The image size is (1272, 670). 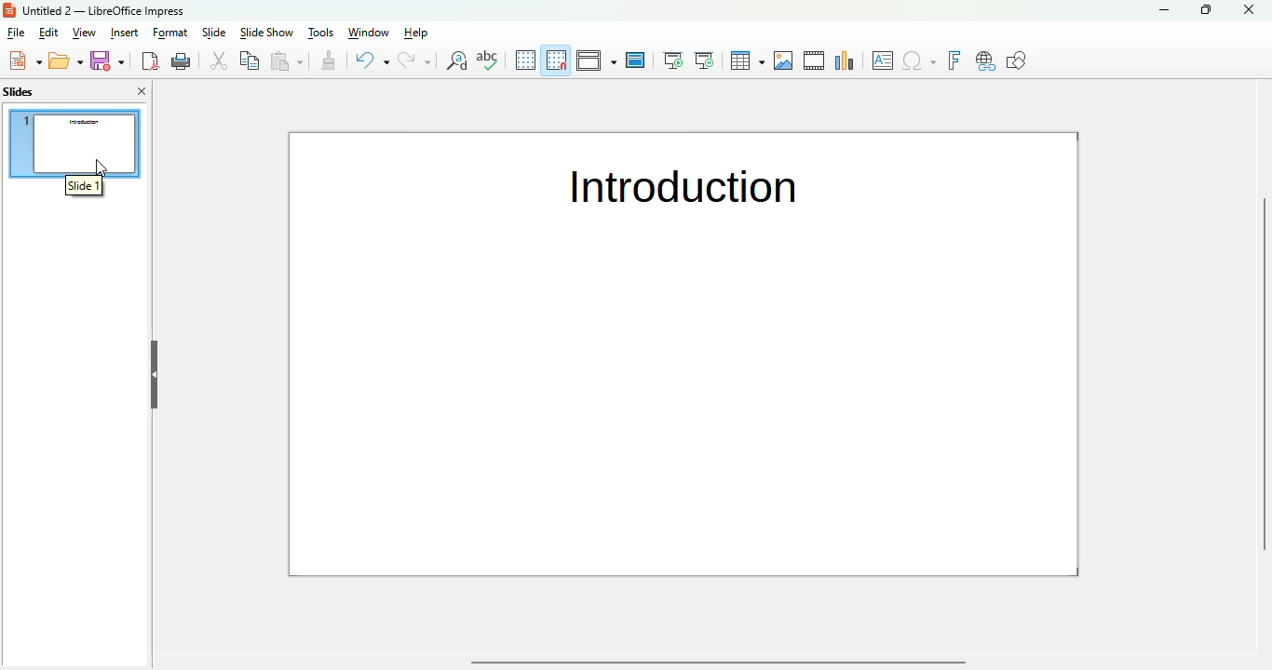 What do you see at coordinates (718, 663) in the screenshot?
I see `horizontal scroll bar` at bounding box center [718, 663].